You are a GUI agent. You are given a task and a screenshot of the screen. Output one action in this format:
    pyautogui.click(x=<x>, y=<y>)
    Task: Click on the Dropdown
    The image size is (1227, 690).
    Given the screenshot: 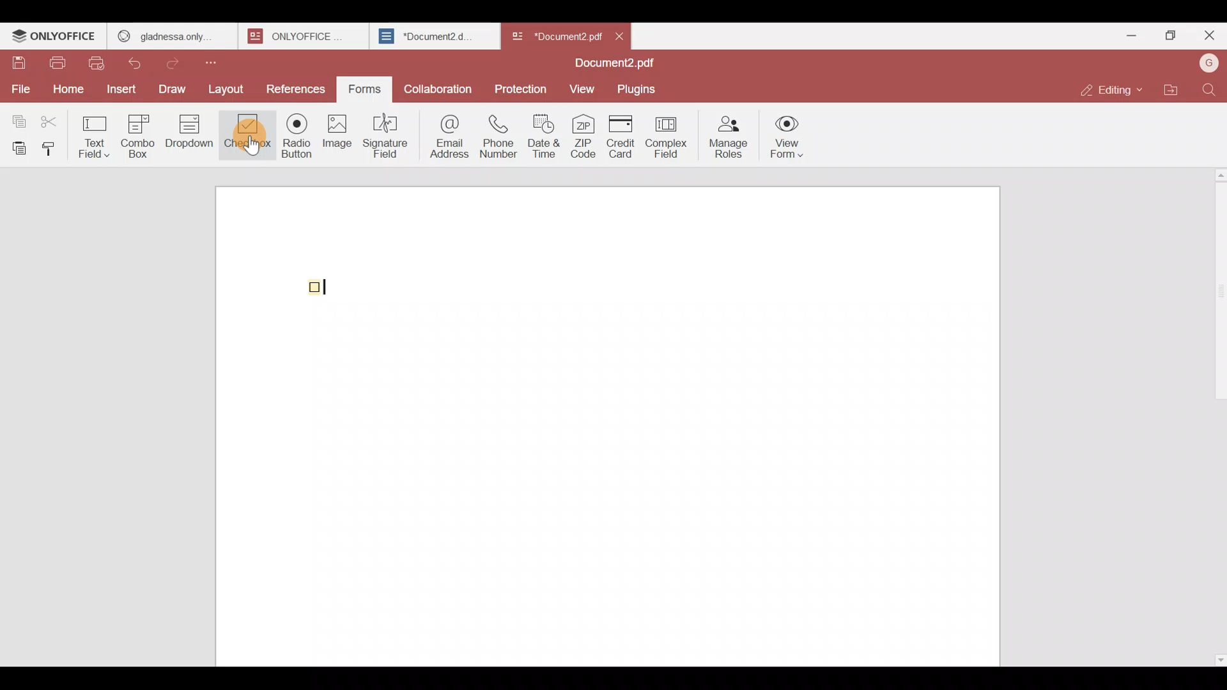 What is the action you would take?
    pyautogui.click(x=192, y=137)
    